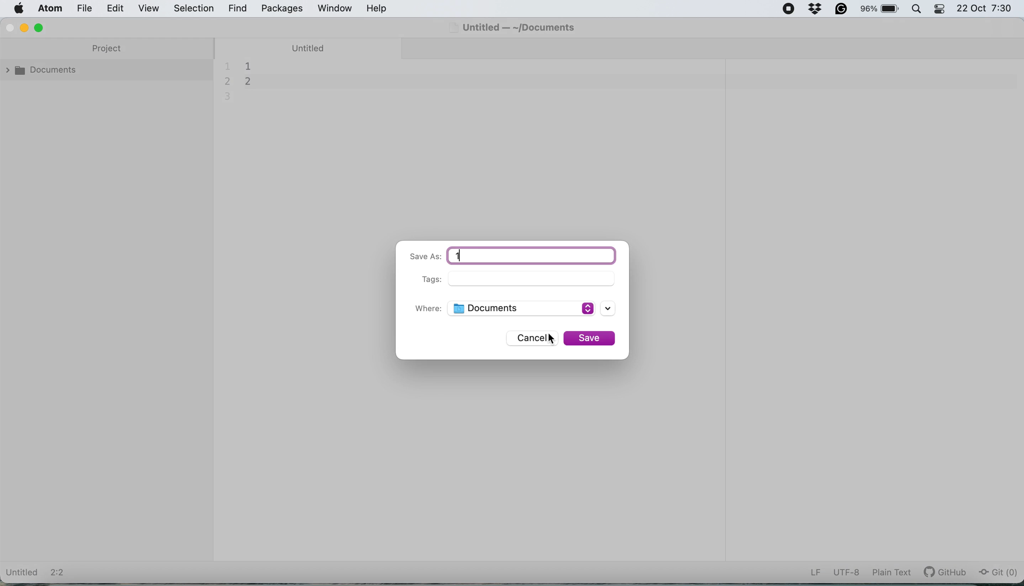  What do you see at coordinates (997, 573) in the screenshot?
I see `git (0)` at bounding box center [997, 573].